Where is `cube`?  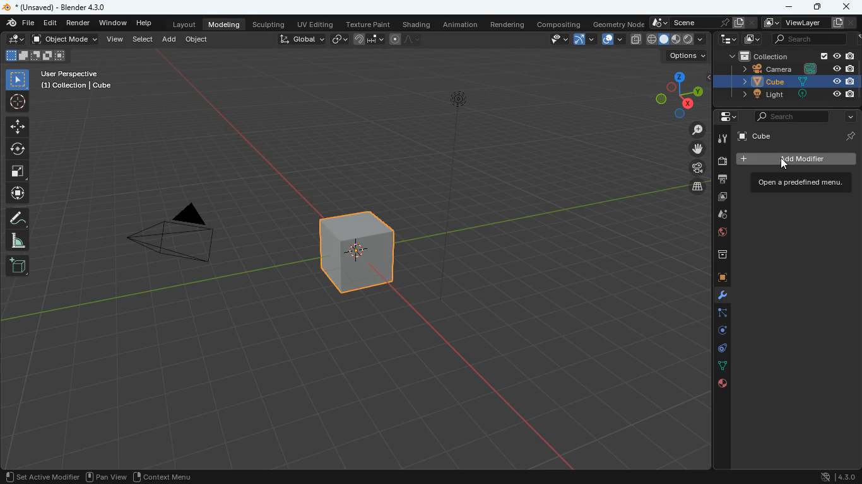
cube is located at coordinates (360, 260).